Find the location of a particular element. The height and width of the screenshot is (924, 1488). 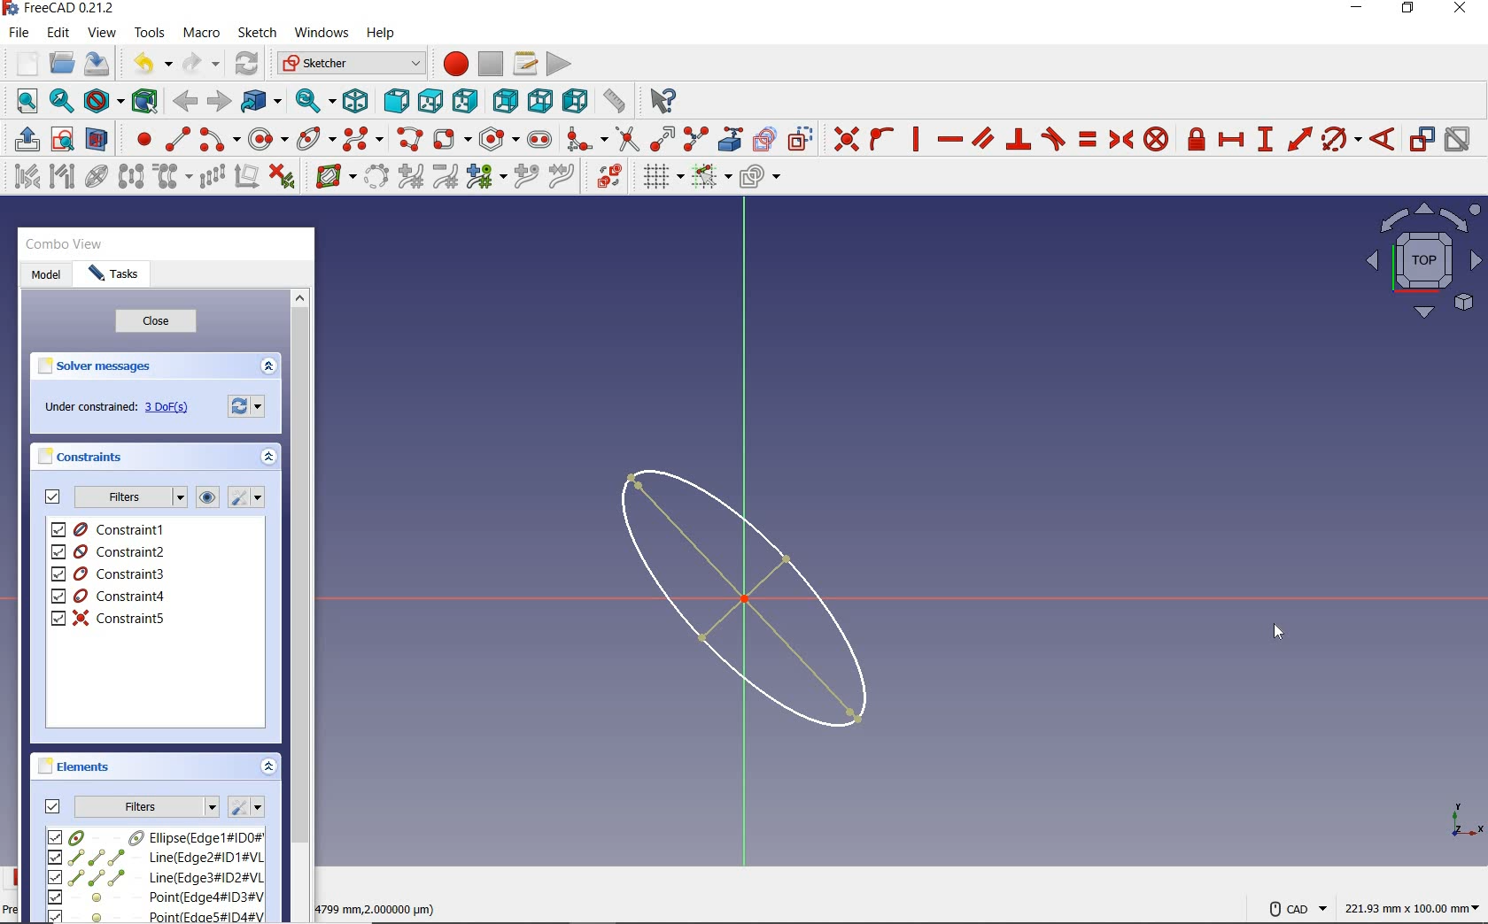

sketch view is located at coordinates (1421, 260).